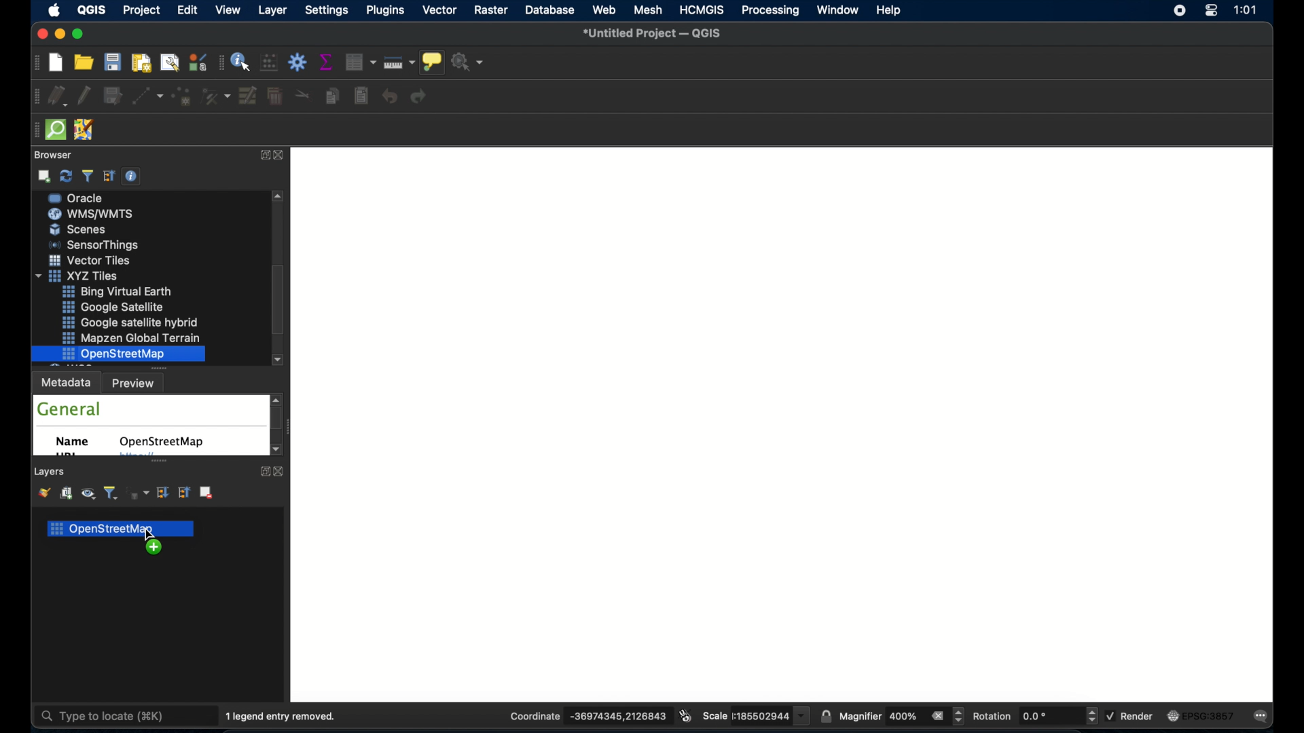 This screenshot has height=733, width=1304. Describe the element at coordinates (283, 472) in the screenshot. I see `close` at that location.